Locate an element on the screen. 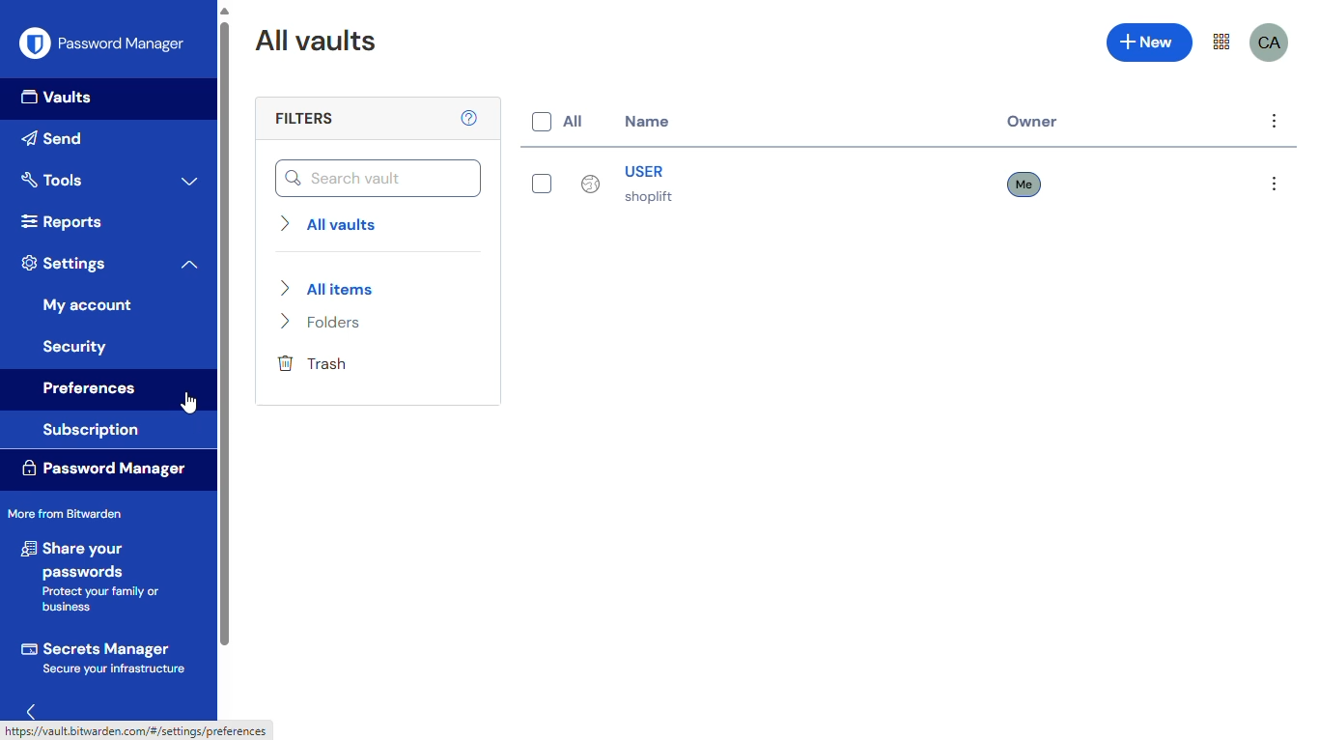 This screenshot has height=740, width=1319. toggle collapse is located at coordinates (189, 265).